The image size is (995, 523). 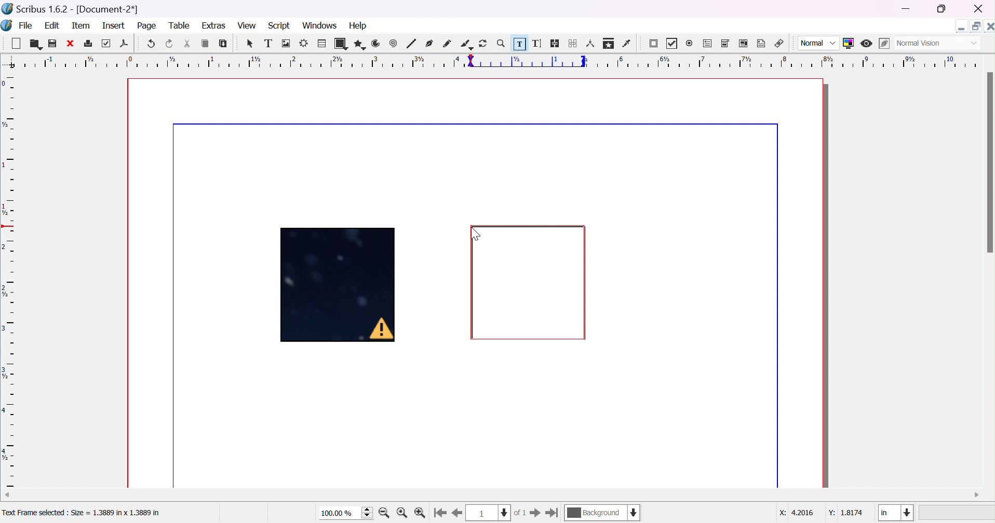 What do you see at coordinates (908, 9) in the screenshot?
I see `minimize` at bounding box center [908, 9].